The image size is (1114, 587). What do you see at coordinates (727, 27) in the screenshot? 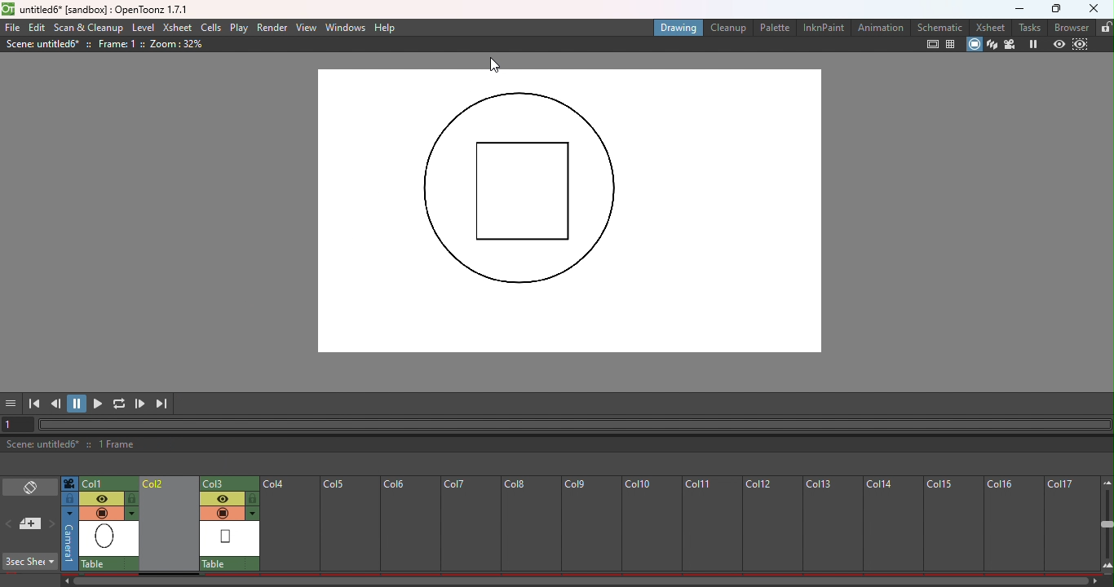
I see `Cleanup` at bounding box center [727, 27].